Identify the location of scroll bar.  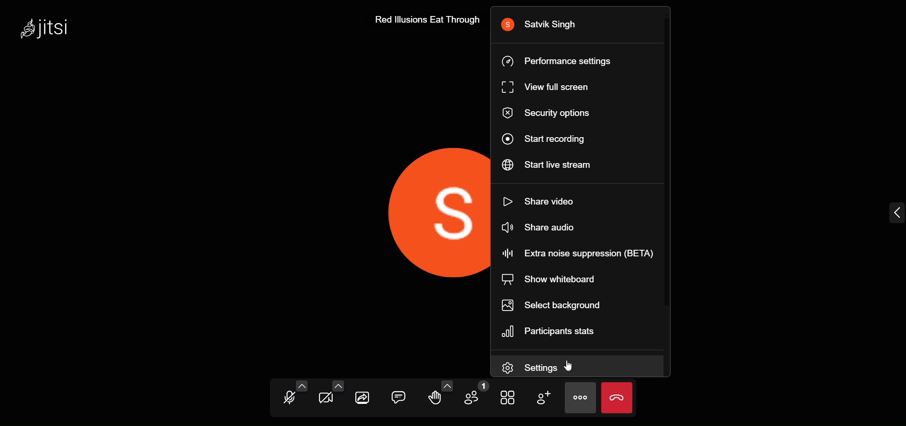
(670, 164).